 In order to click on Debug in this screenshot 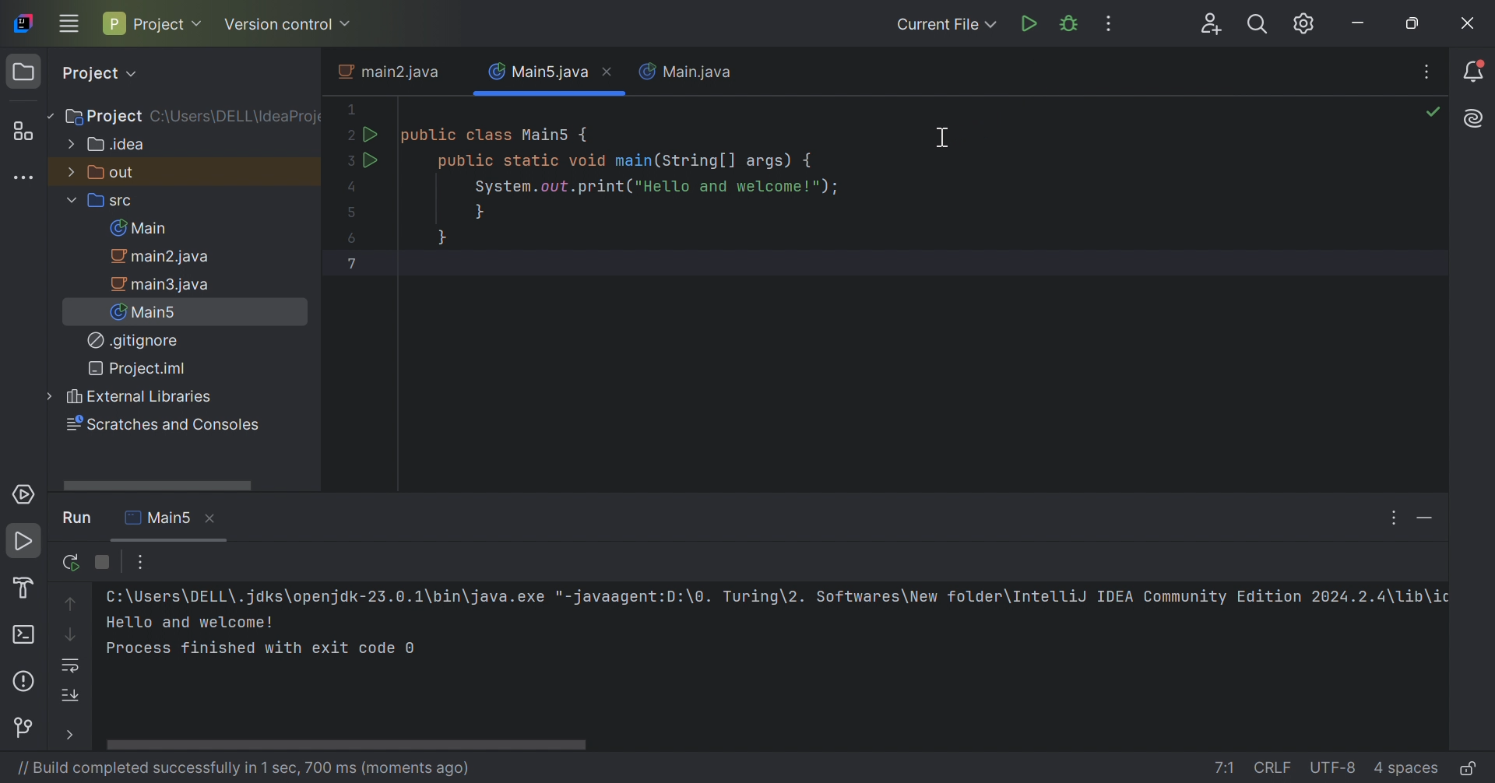, I will do `click(1070, 26)`.